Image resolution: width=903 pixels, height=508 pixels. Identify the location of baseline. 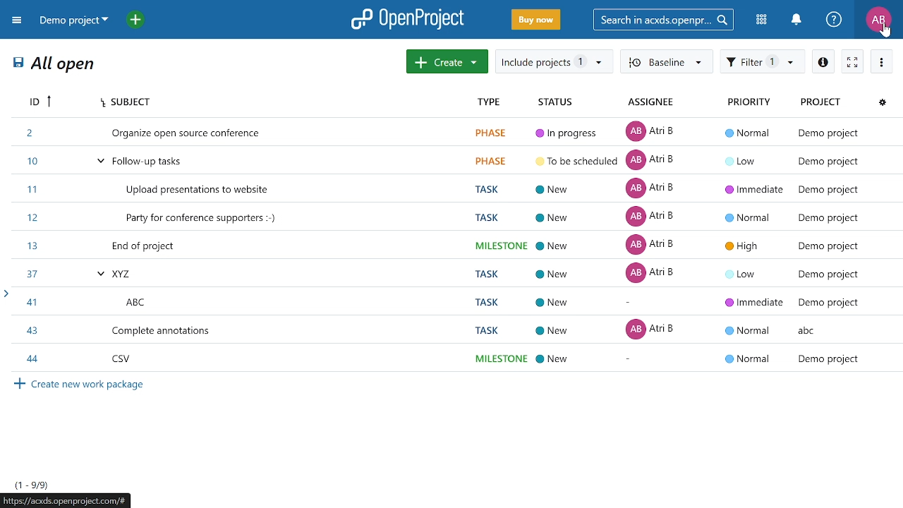
(665, 61).